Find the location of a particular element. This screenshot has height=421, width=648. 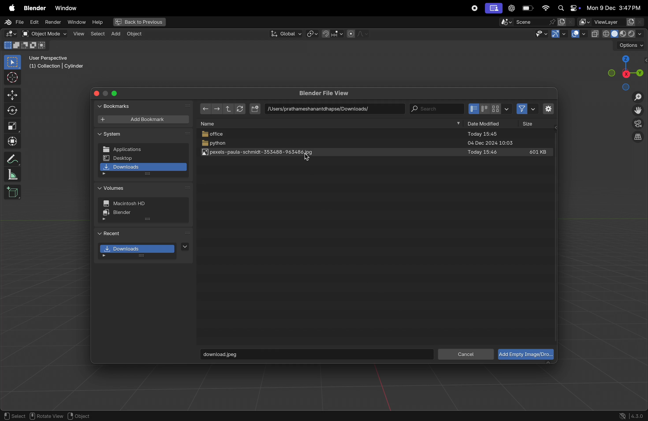

modes is located at coordinates (26, 46).